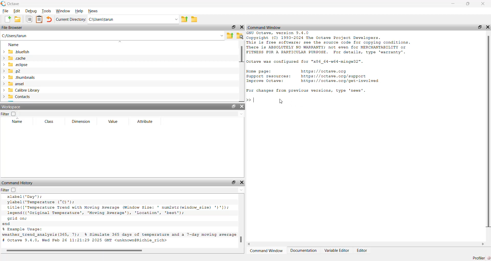 This screenshot has height=261, width=491. I want to click on Filter, so click(9, 190).